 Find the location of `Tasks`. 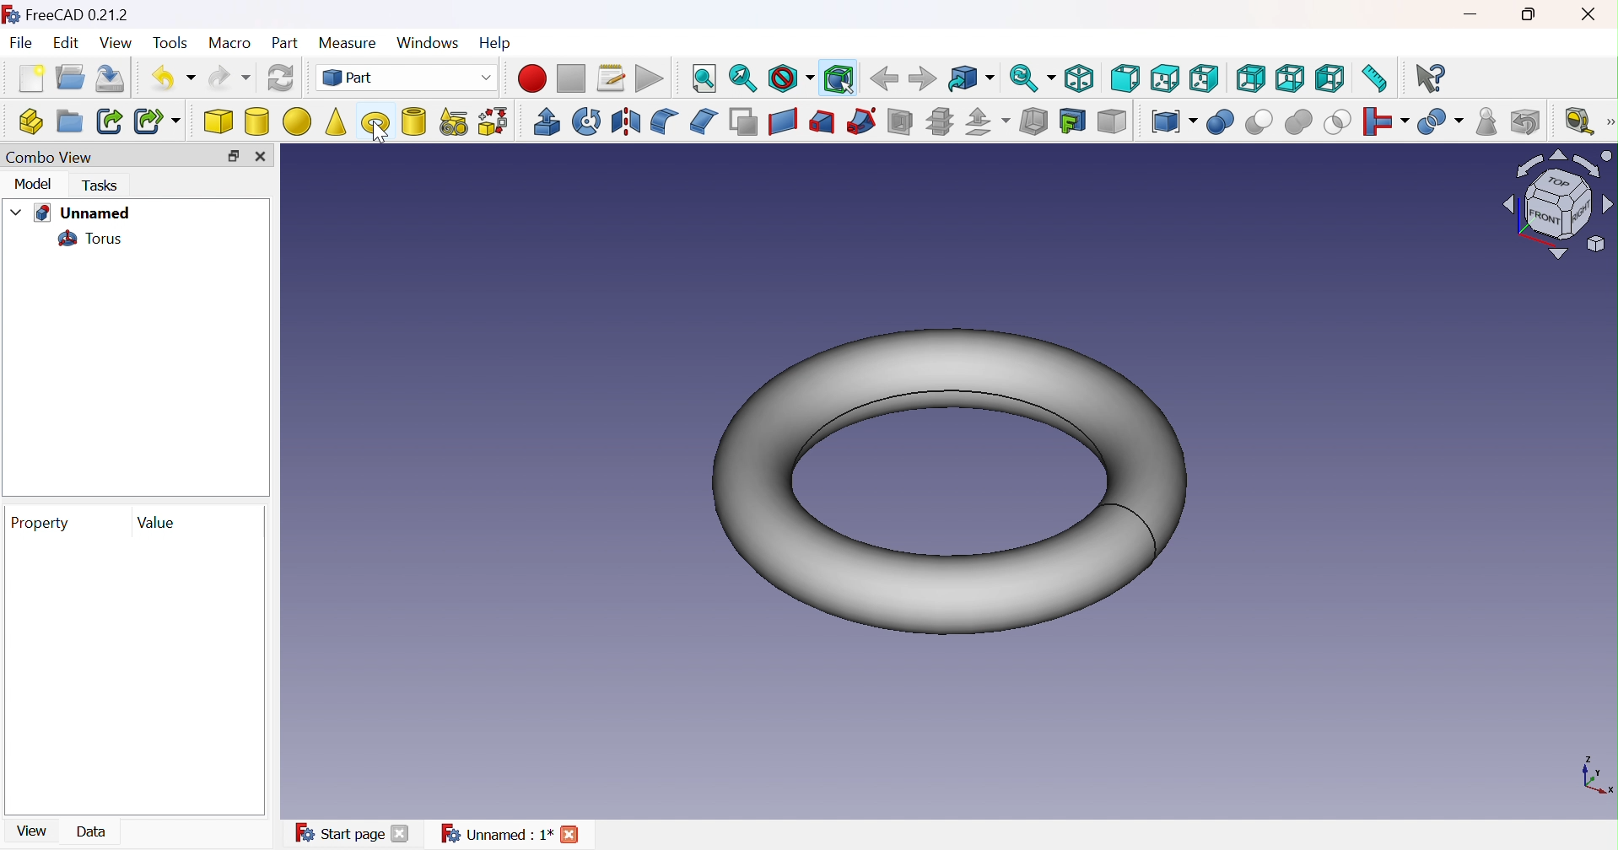

Tasks is located at coordinates (101, 186).